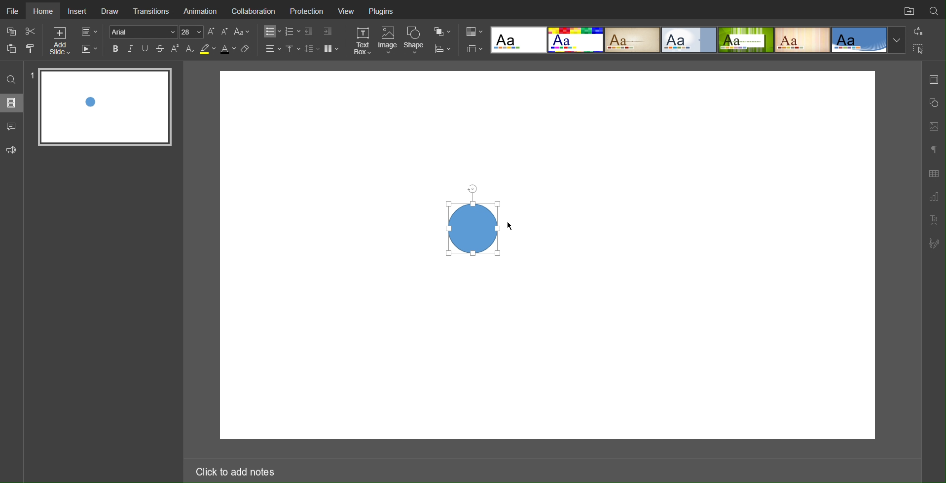  Describe the element at coordinates (292, 49) in the screenshot. I see `Vertical Alignment` at that location.